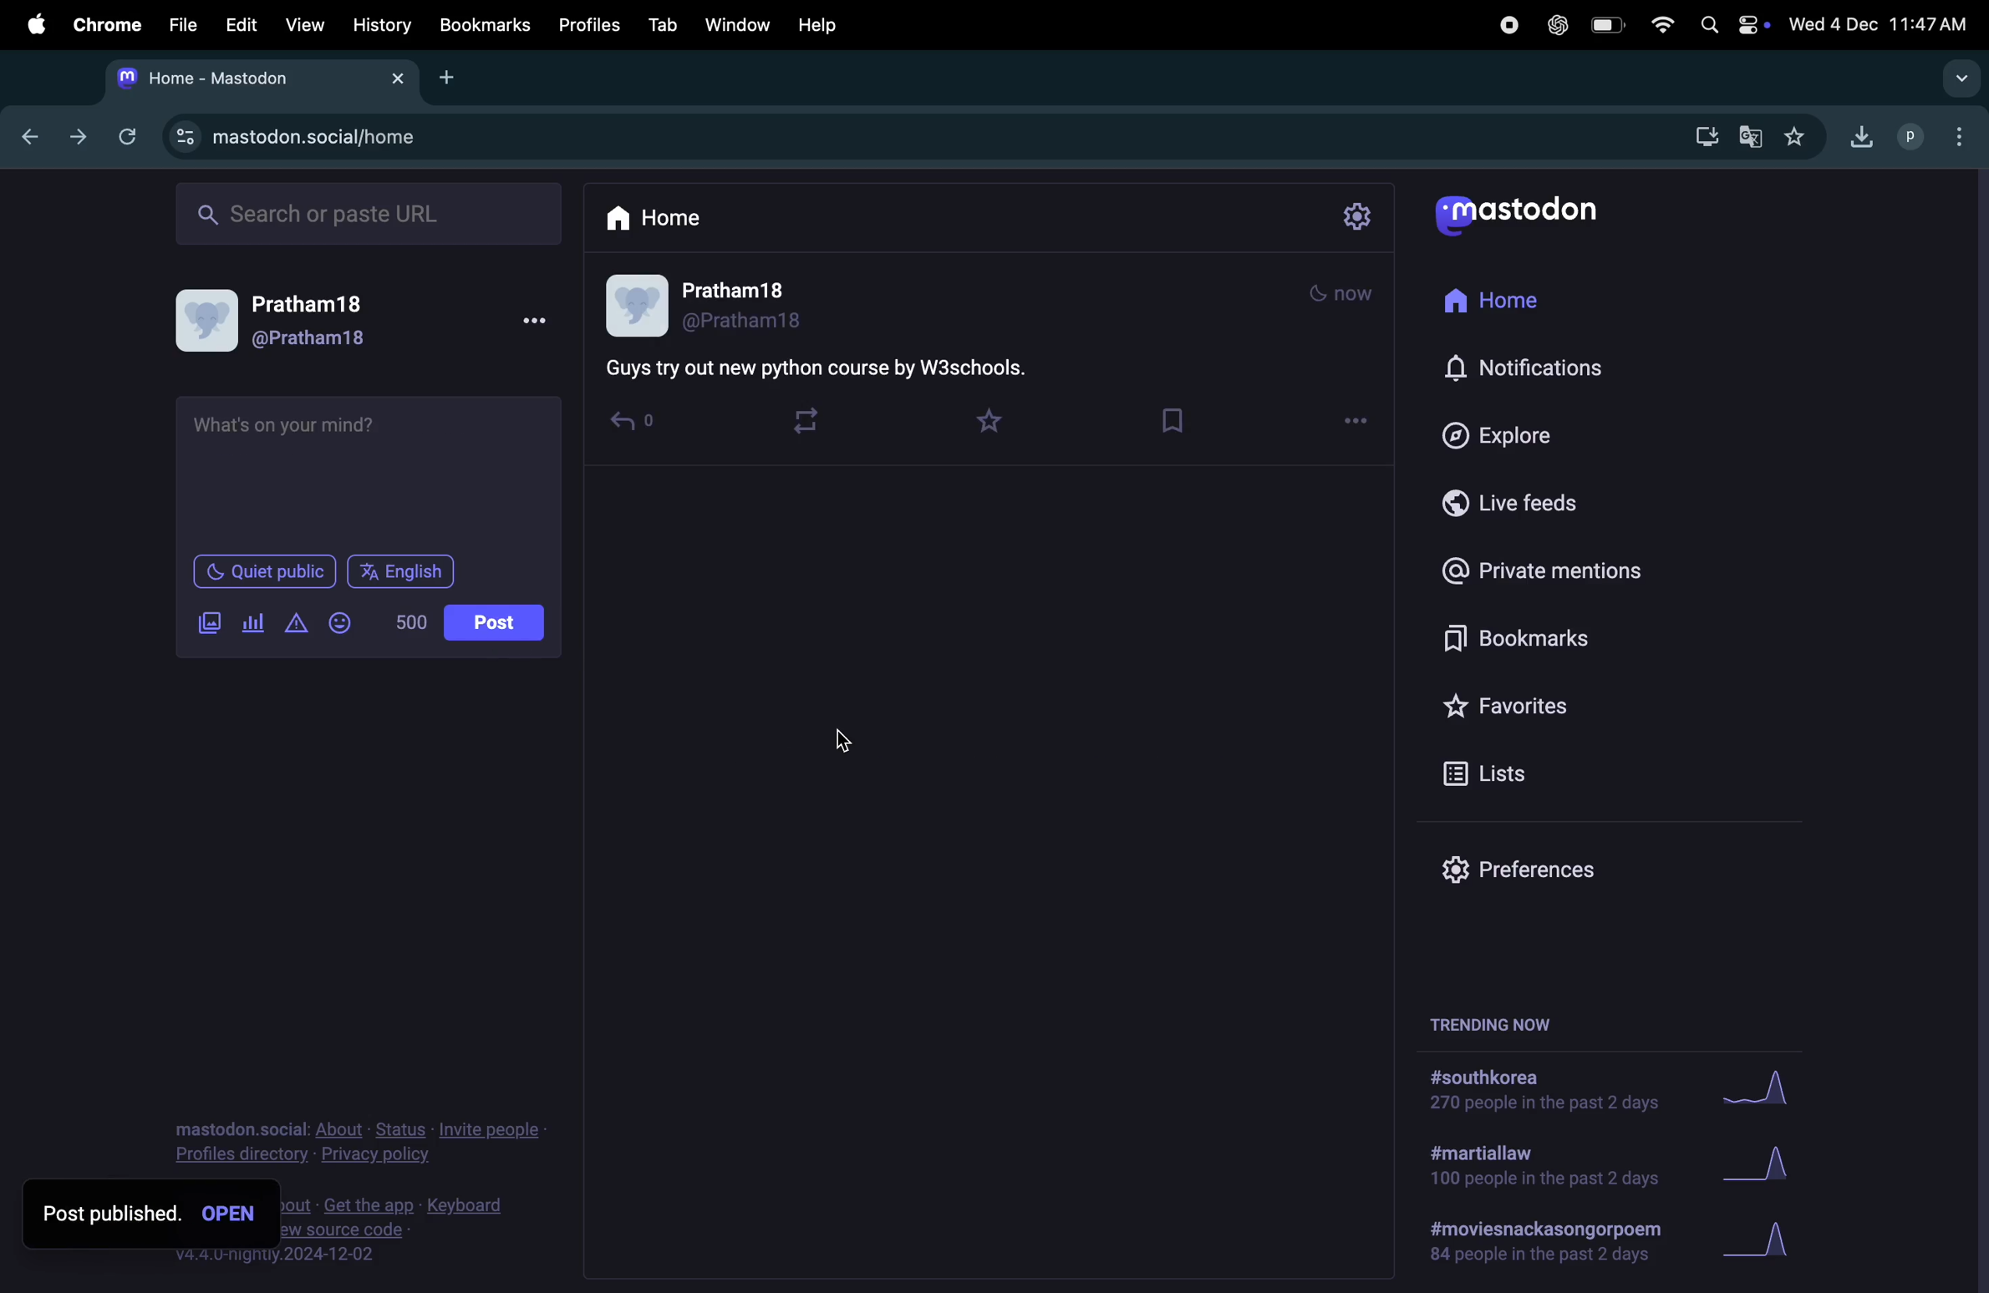 Image resolution: width=1989 pixels, height=1293 pixels. I want to click on Tab, so click(658, 26).